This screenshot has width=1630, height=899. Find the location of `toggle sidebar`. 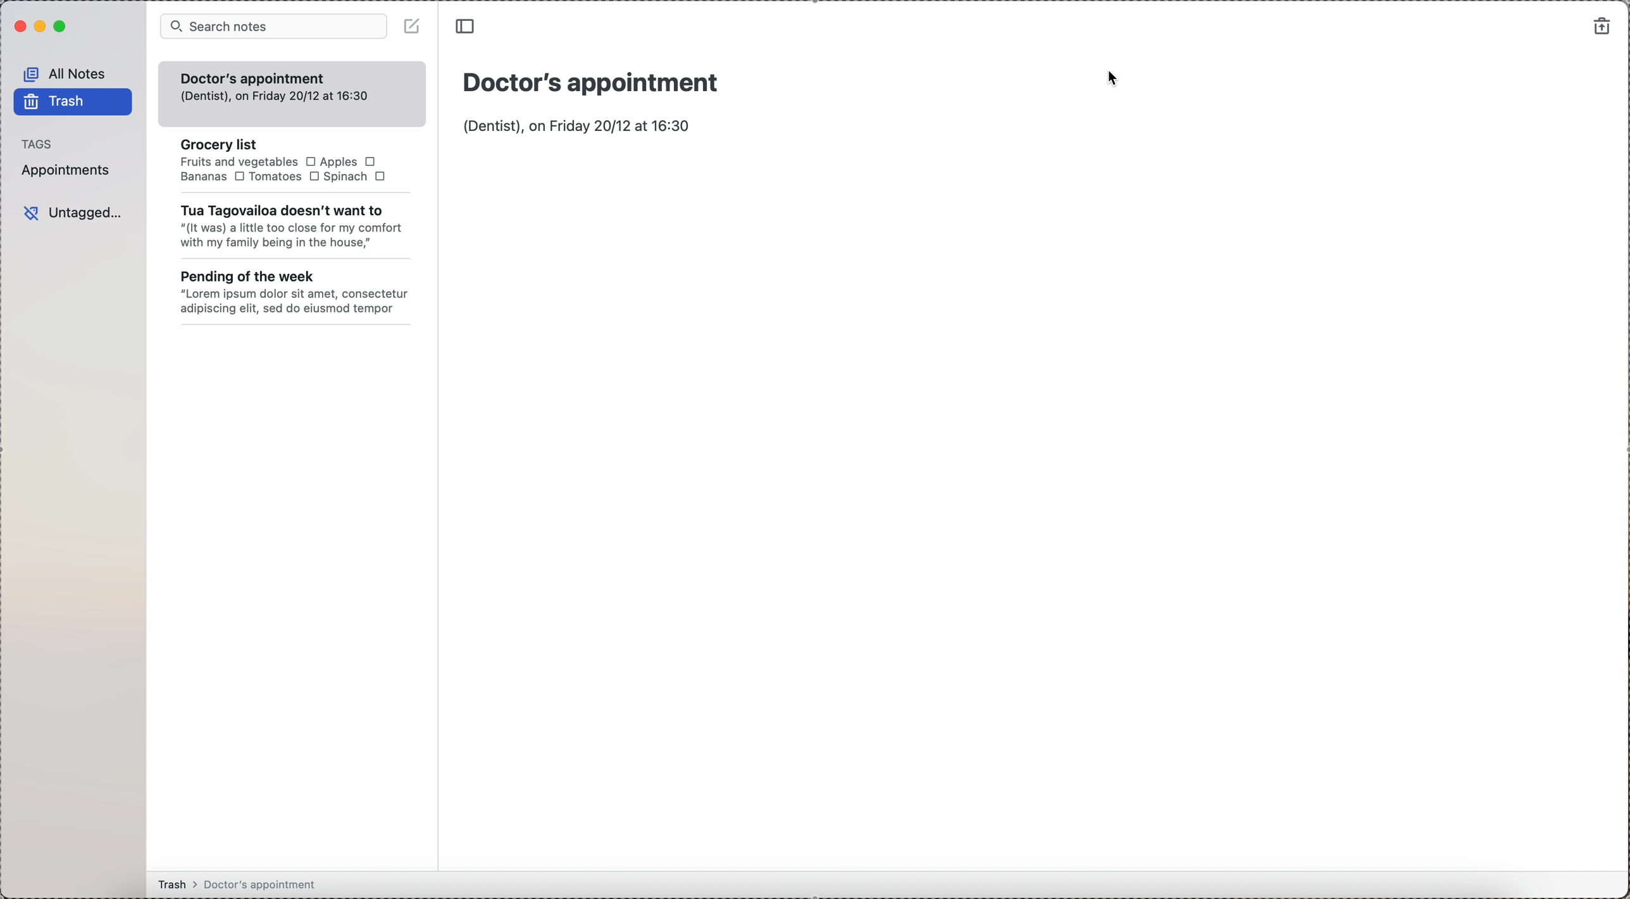

toggle sidebar is located at coordinates (466, 26).